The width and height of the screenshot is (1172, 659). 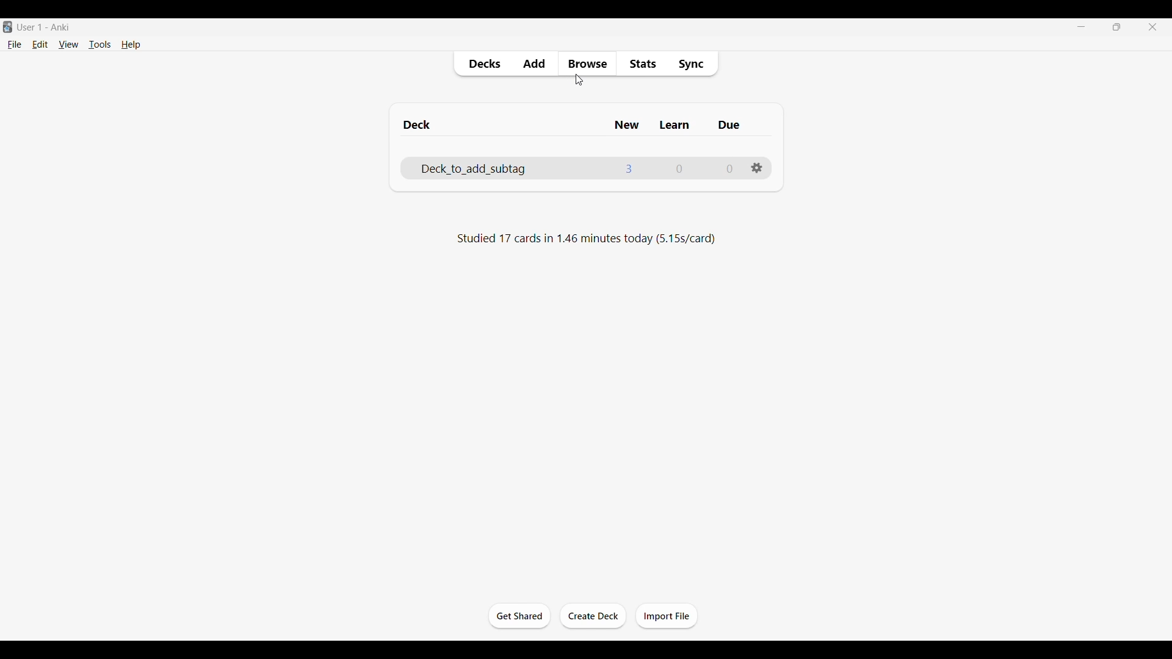 What do you see at coordinates (642, 63) in the screenshot?
I see `Stats` at bounding box center [642, 63].